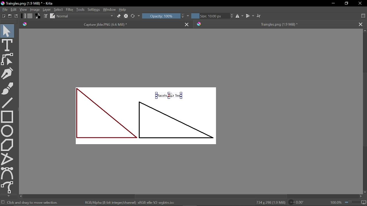 This screenshot has height=206, width=367. Describe the element at coordinates (147, 120) in the screenshot. I see `Placeholder Text` at that location.